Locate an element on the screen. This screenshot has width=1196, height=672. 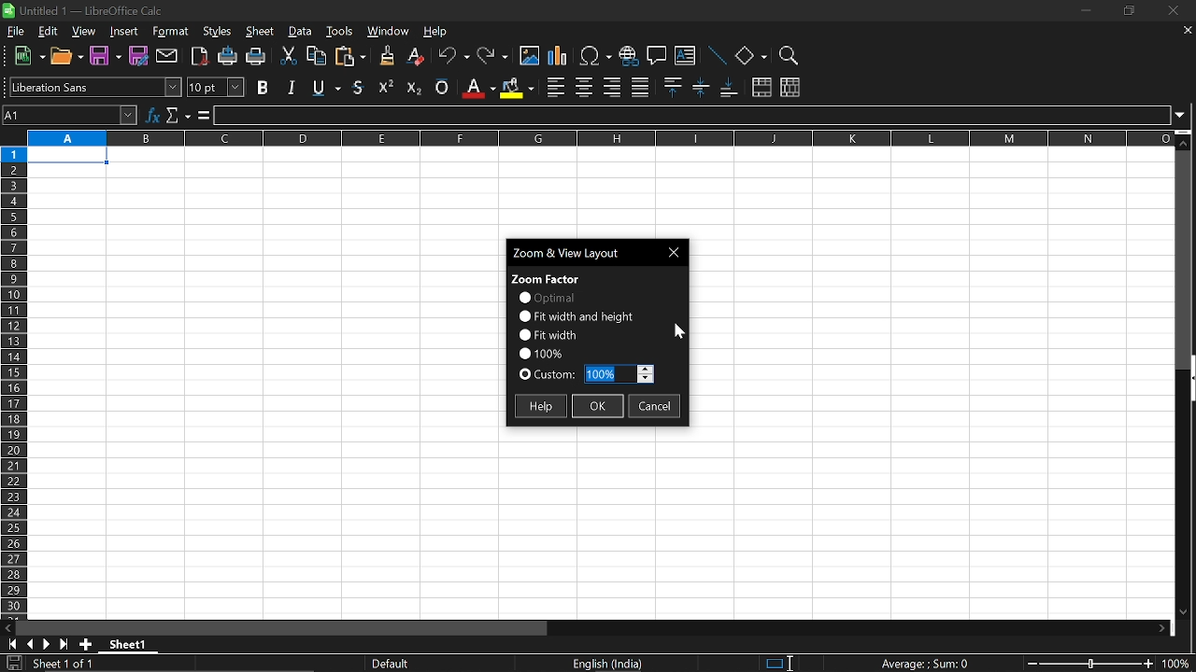
zoom factor is located at coordinates (547, 277).